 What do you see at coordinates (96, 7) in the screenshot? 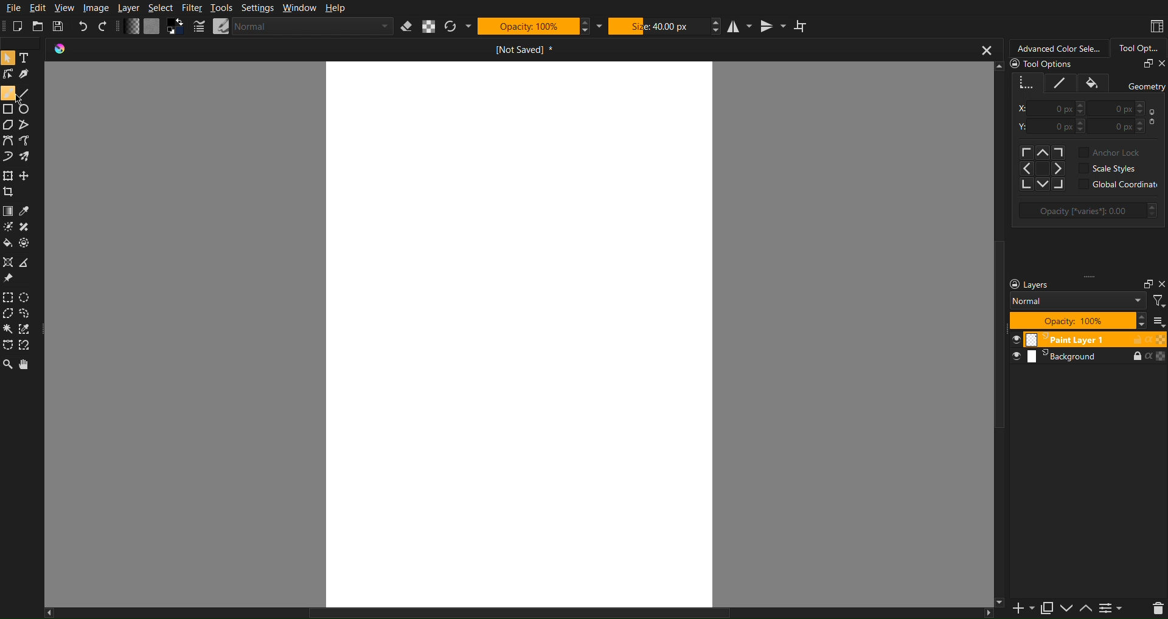
I see `Image` at bounding box center [96, 7].